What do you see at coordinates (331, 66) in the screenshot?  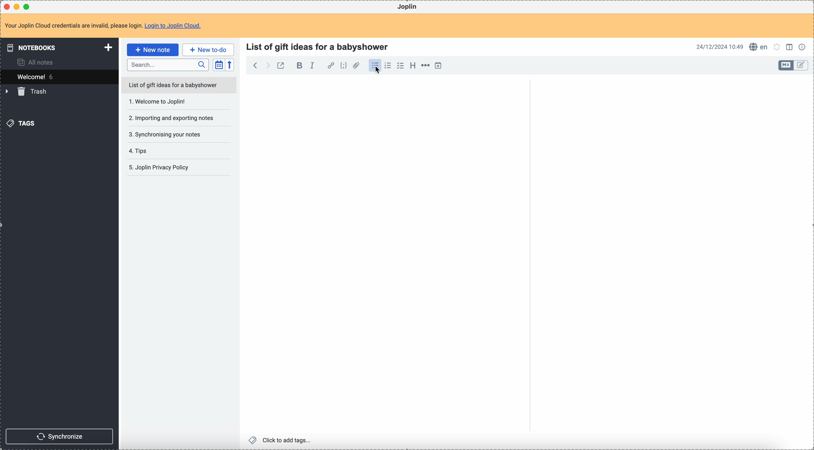 I see `hyperlink` at bounding box center [331, 66].